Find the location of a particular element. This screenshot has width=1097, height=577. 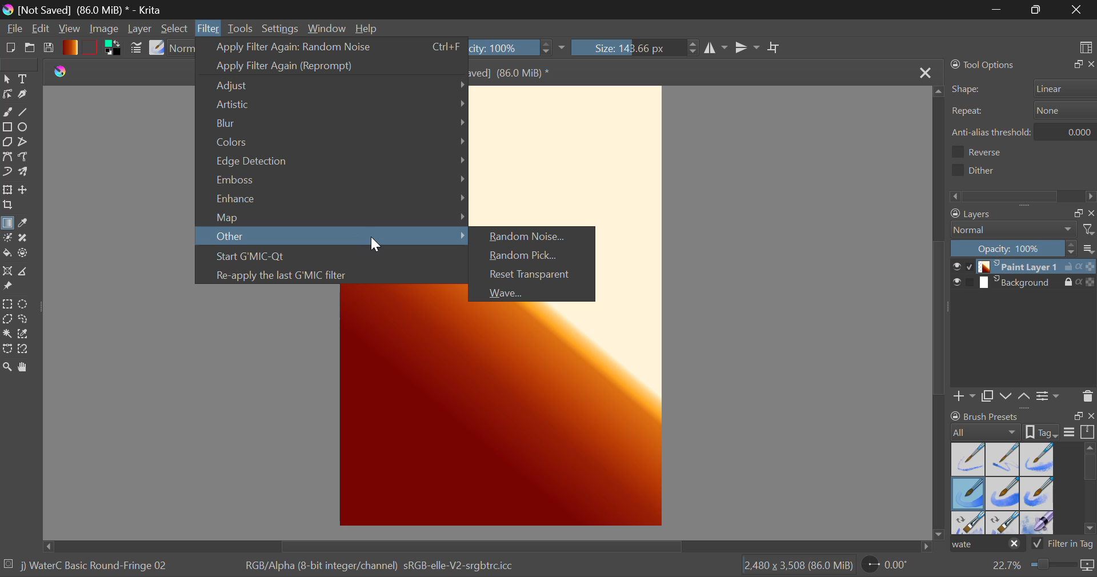

Random Noise is located at coordinates (535, 237).